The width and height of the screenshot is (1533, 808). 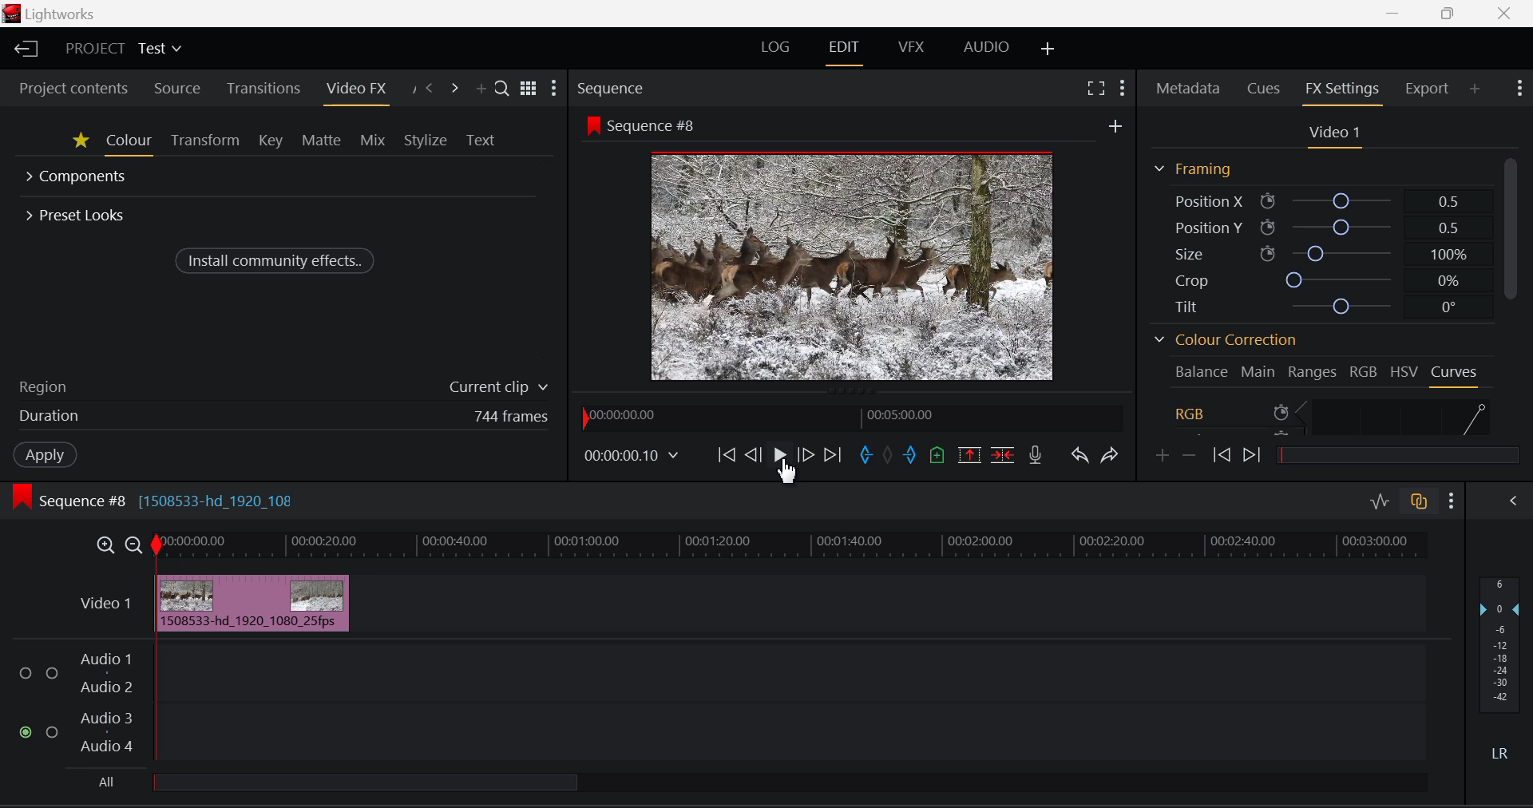 I want to click on Install community effects, so click(x=277, y=259).